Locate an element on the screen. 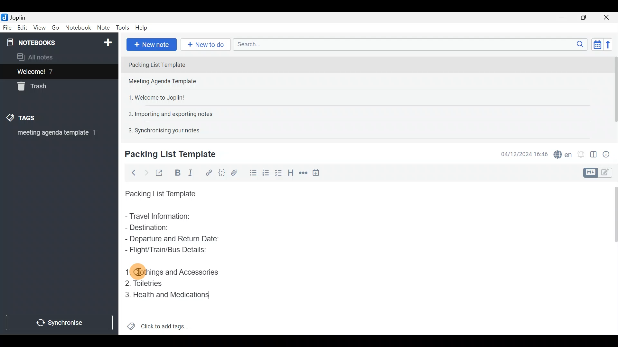 The height and width of the screenshot is (347, 618). Click to add tags is located at coordinates (158, 325).